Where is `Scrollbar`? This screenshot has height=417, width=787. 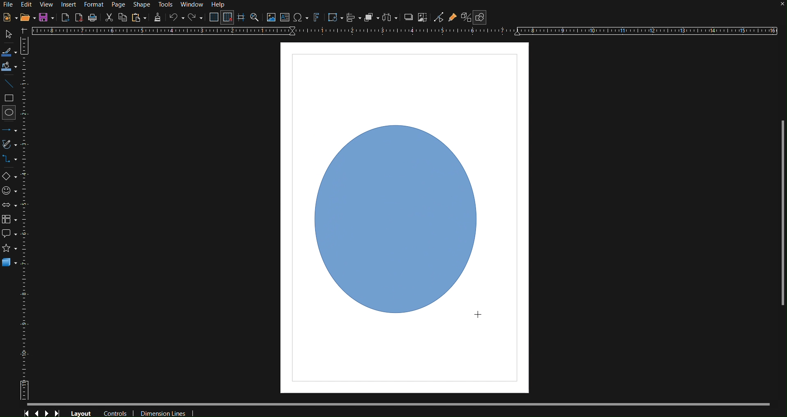 Scrollbar is located at coordinates (406, 403).